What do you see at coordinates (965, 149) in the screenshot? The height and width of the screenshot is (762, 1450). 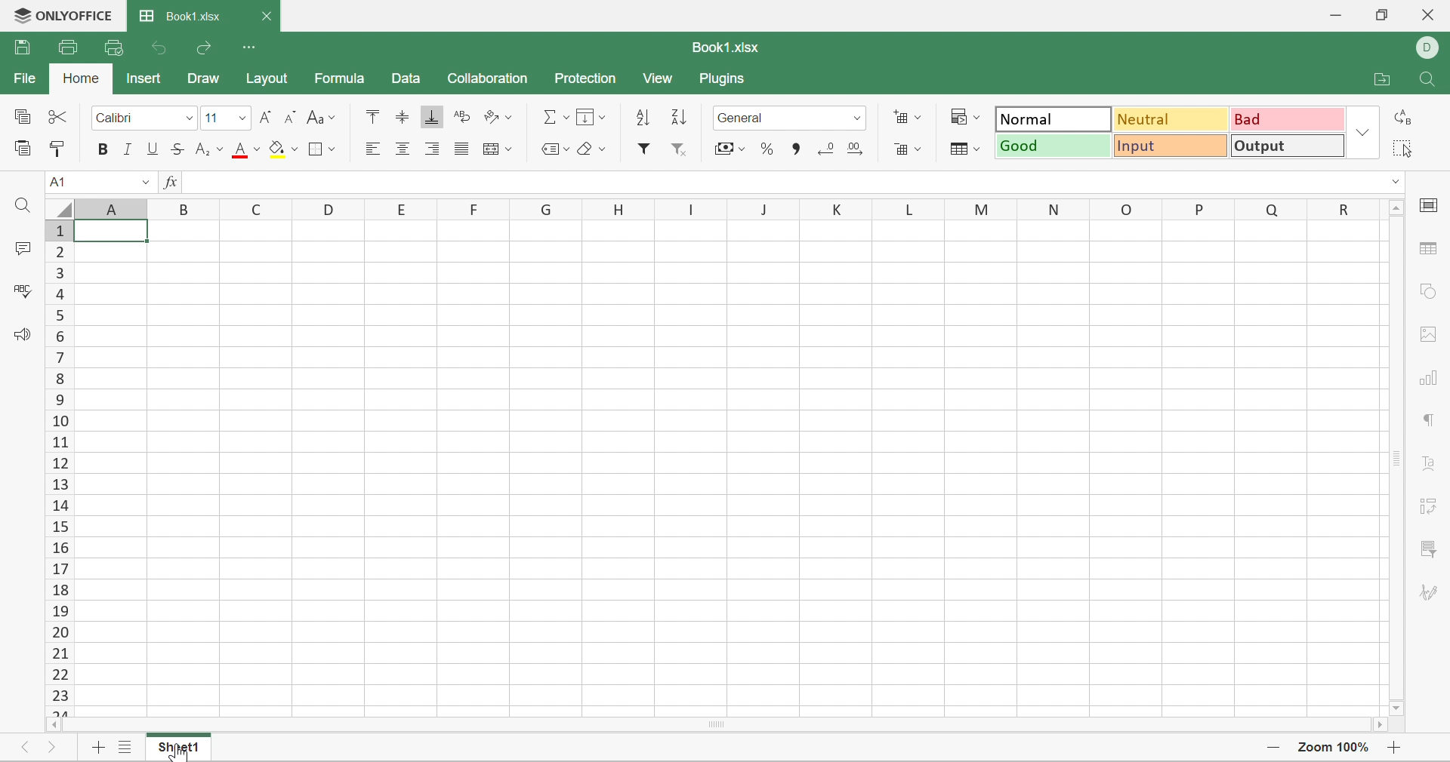 I see `Format as table template` at bounding box center [965, 149].